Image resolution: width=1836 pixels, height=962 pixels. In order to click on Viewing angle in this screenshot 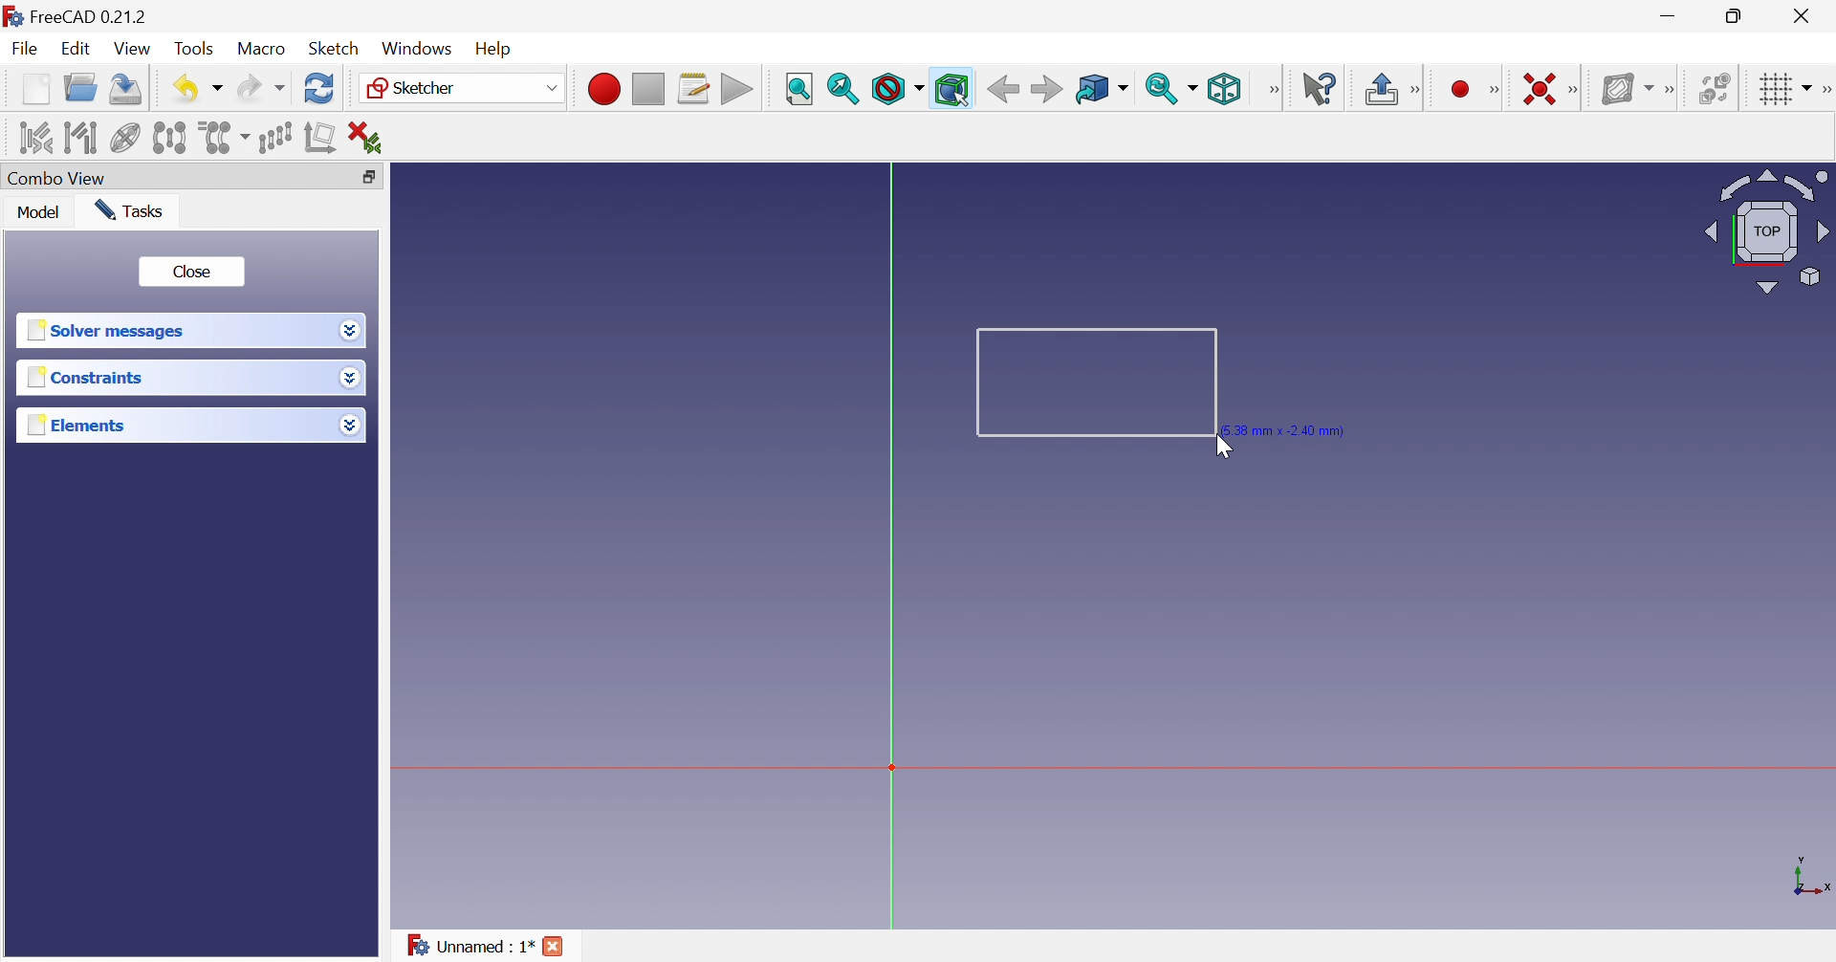, I will do `click(1766, 233)`.